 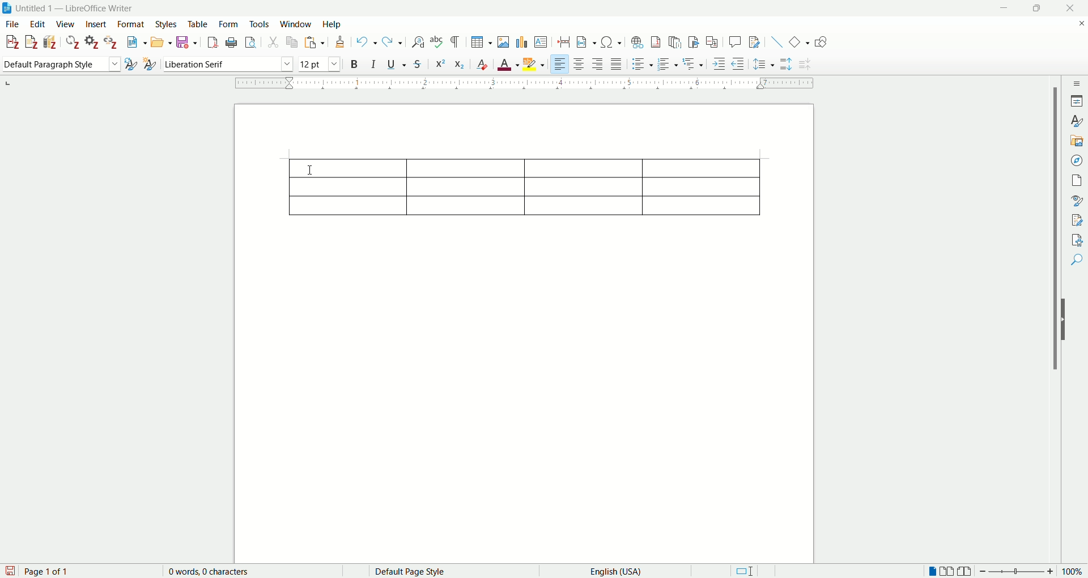 What do you see at coordinates (1076, 162) in the screenshot?
I see `navigator` at bounding box center [1076, 162].